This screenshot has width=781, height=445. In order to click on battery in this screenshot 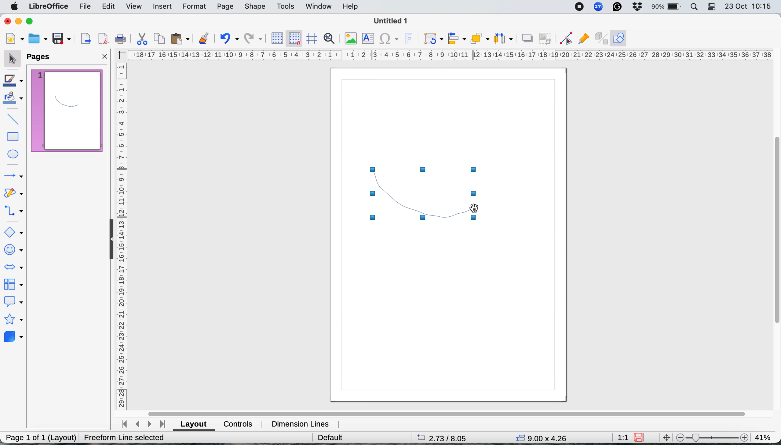, I will do `click(666, 7)`.